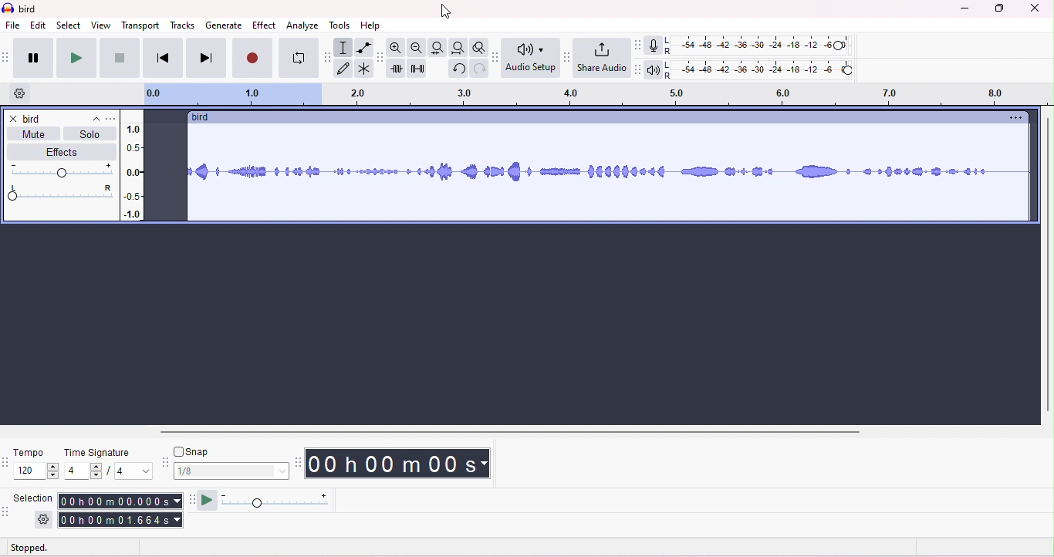 This screenshot has height=557, width=1054. I want to click on playback meter, so click(653, 69).